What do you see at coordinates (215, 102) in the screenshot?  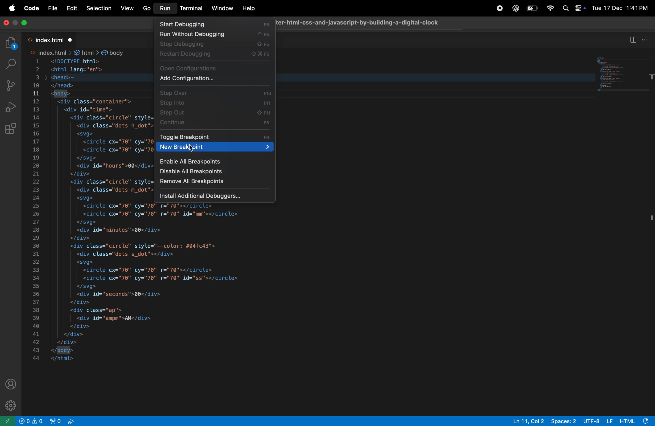 I see `step into` at bounding box center [215, 102].